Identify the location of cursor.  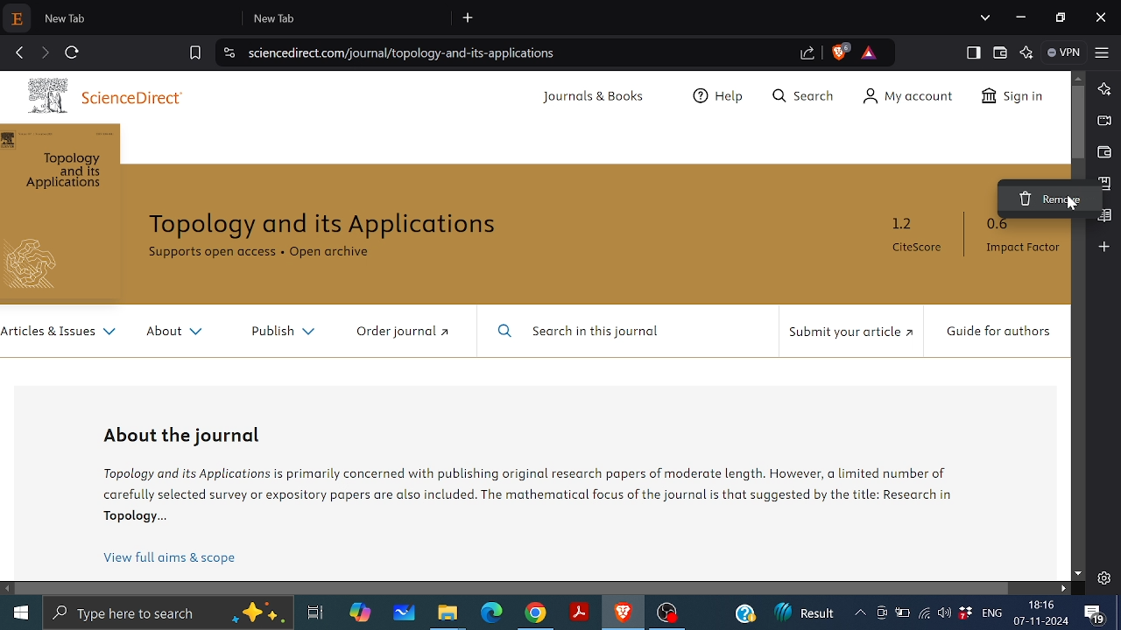
(1103, 191).